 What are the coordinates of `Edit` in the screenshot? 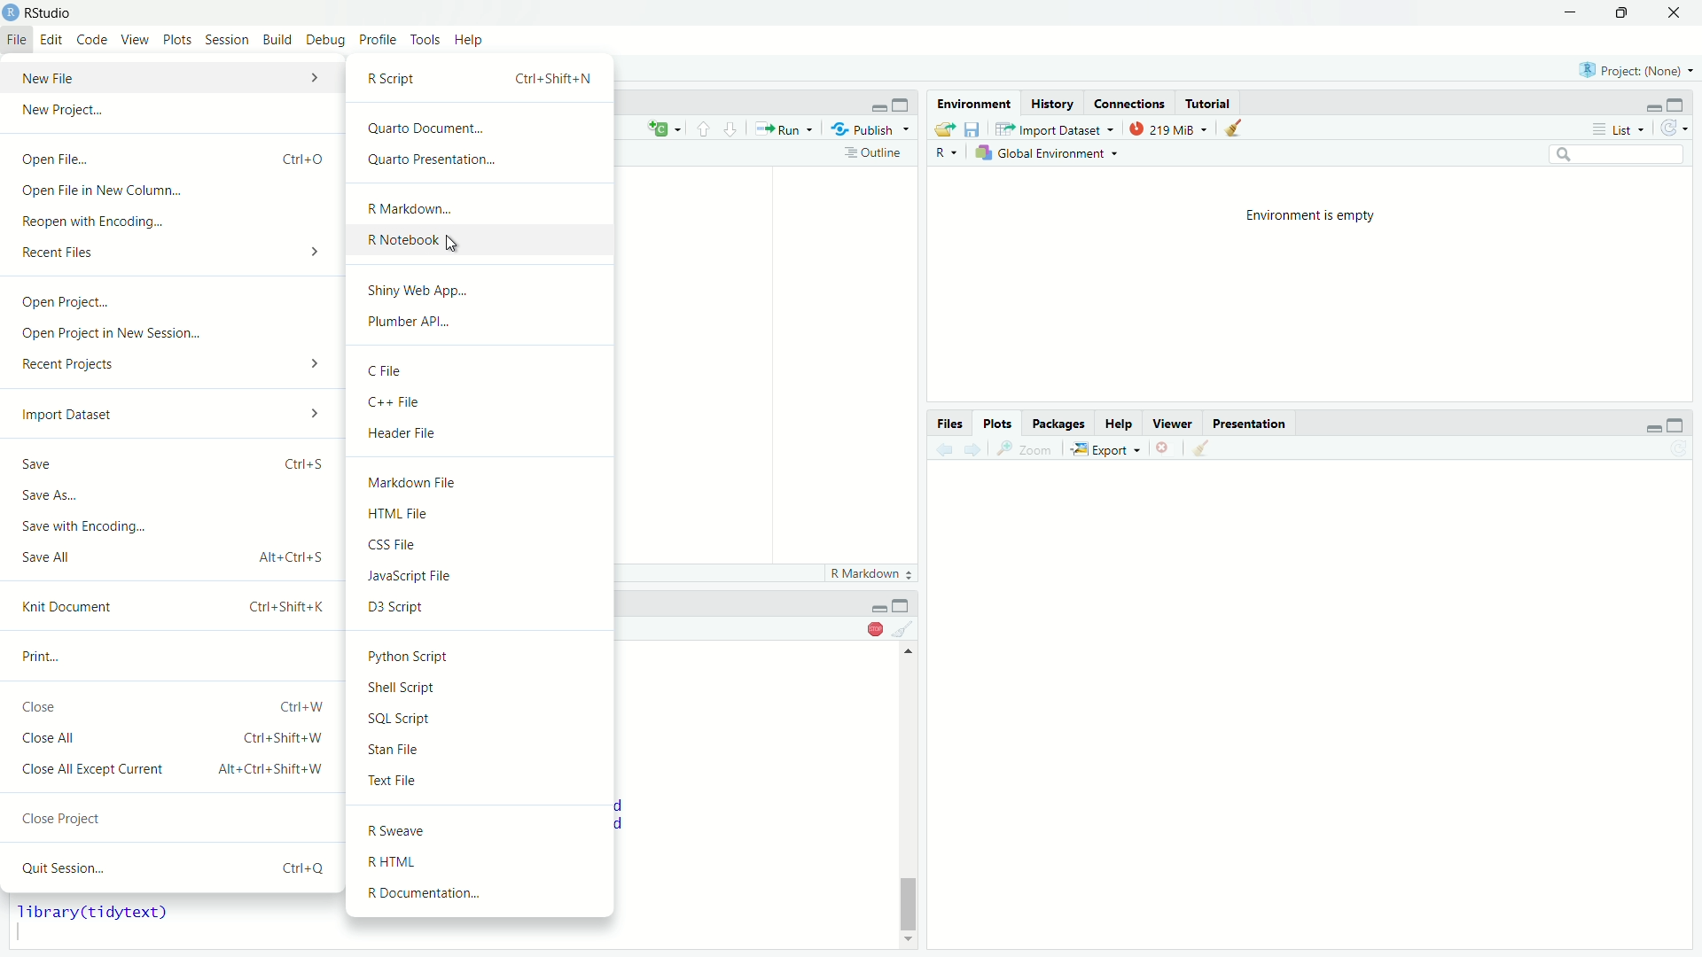 It's located at (51, 40).